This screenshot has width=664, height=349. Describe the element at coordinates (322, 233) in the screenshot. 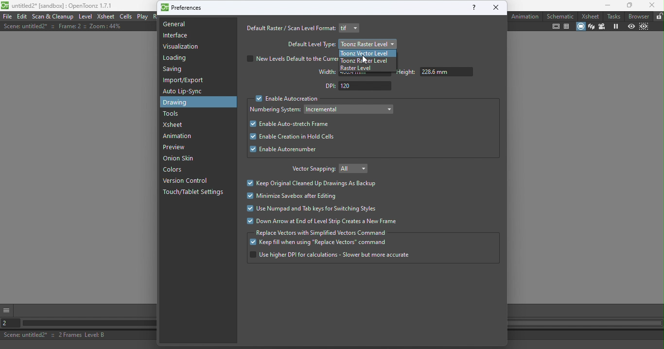

I see `Replace vectors with simplified command` at that location.